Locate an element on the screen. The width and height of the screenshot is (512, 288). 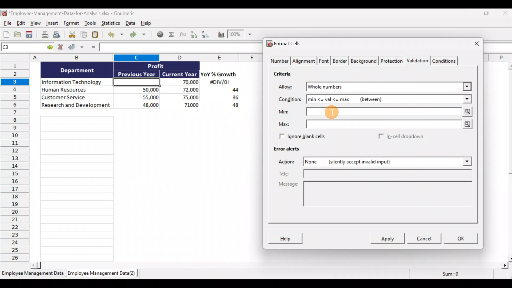
Protection is located at coordinates (391, 60).